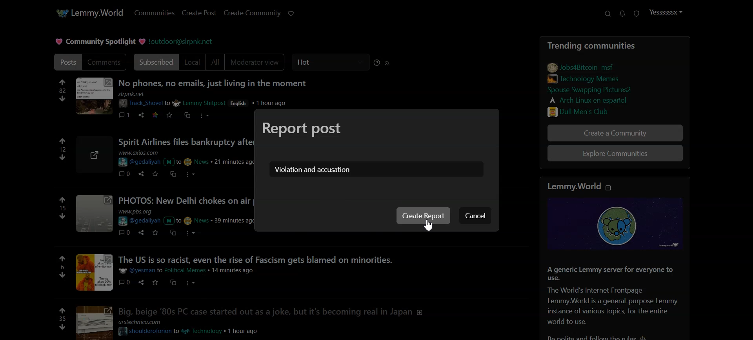 This screenshot has height=340, width=753. Describe the element at coordinates (424, 215) in the screenshot. I see `Create ` at that location.